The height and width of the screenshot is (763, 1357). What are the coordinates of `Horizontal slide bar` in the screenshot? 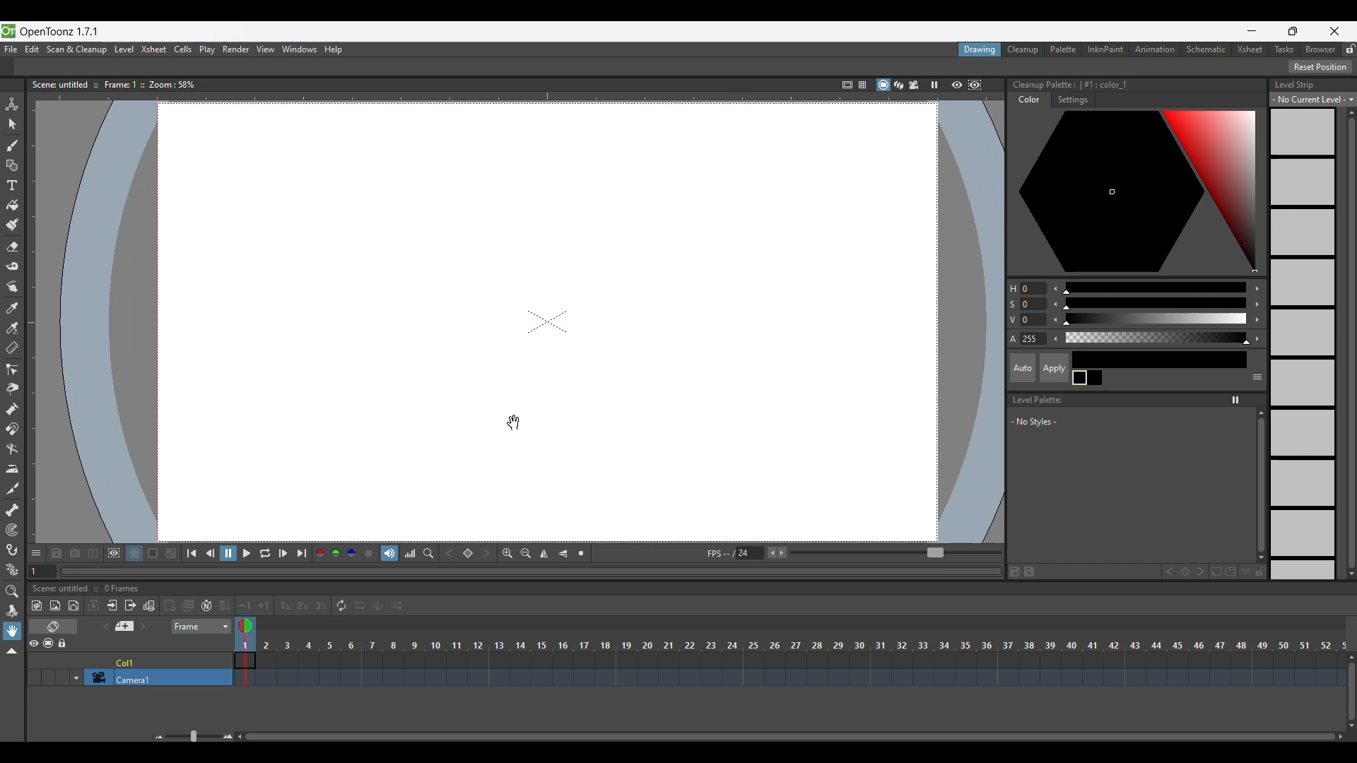 It's located at (789, 737).